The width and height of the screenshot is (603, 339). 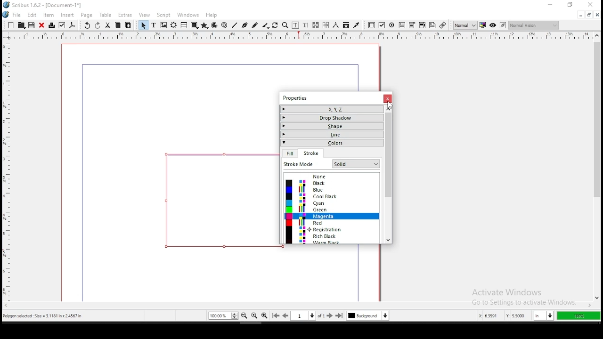 What do you see at coordinates (340, 316) in the screenshot?
I see `go to last page` at bounding box center [340, 316].